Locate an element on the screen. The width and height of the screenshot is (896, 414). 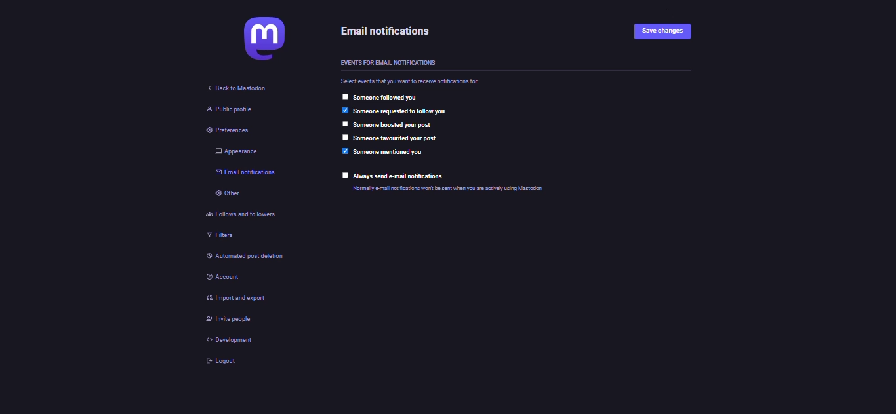
someone boosted your profile is located at coordinates (394, 125).